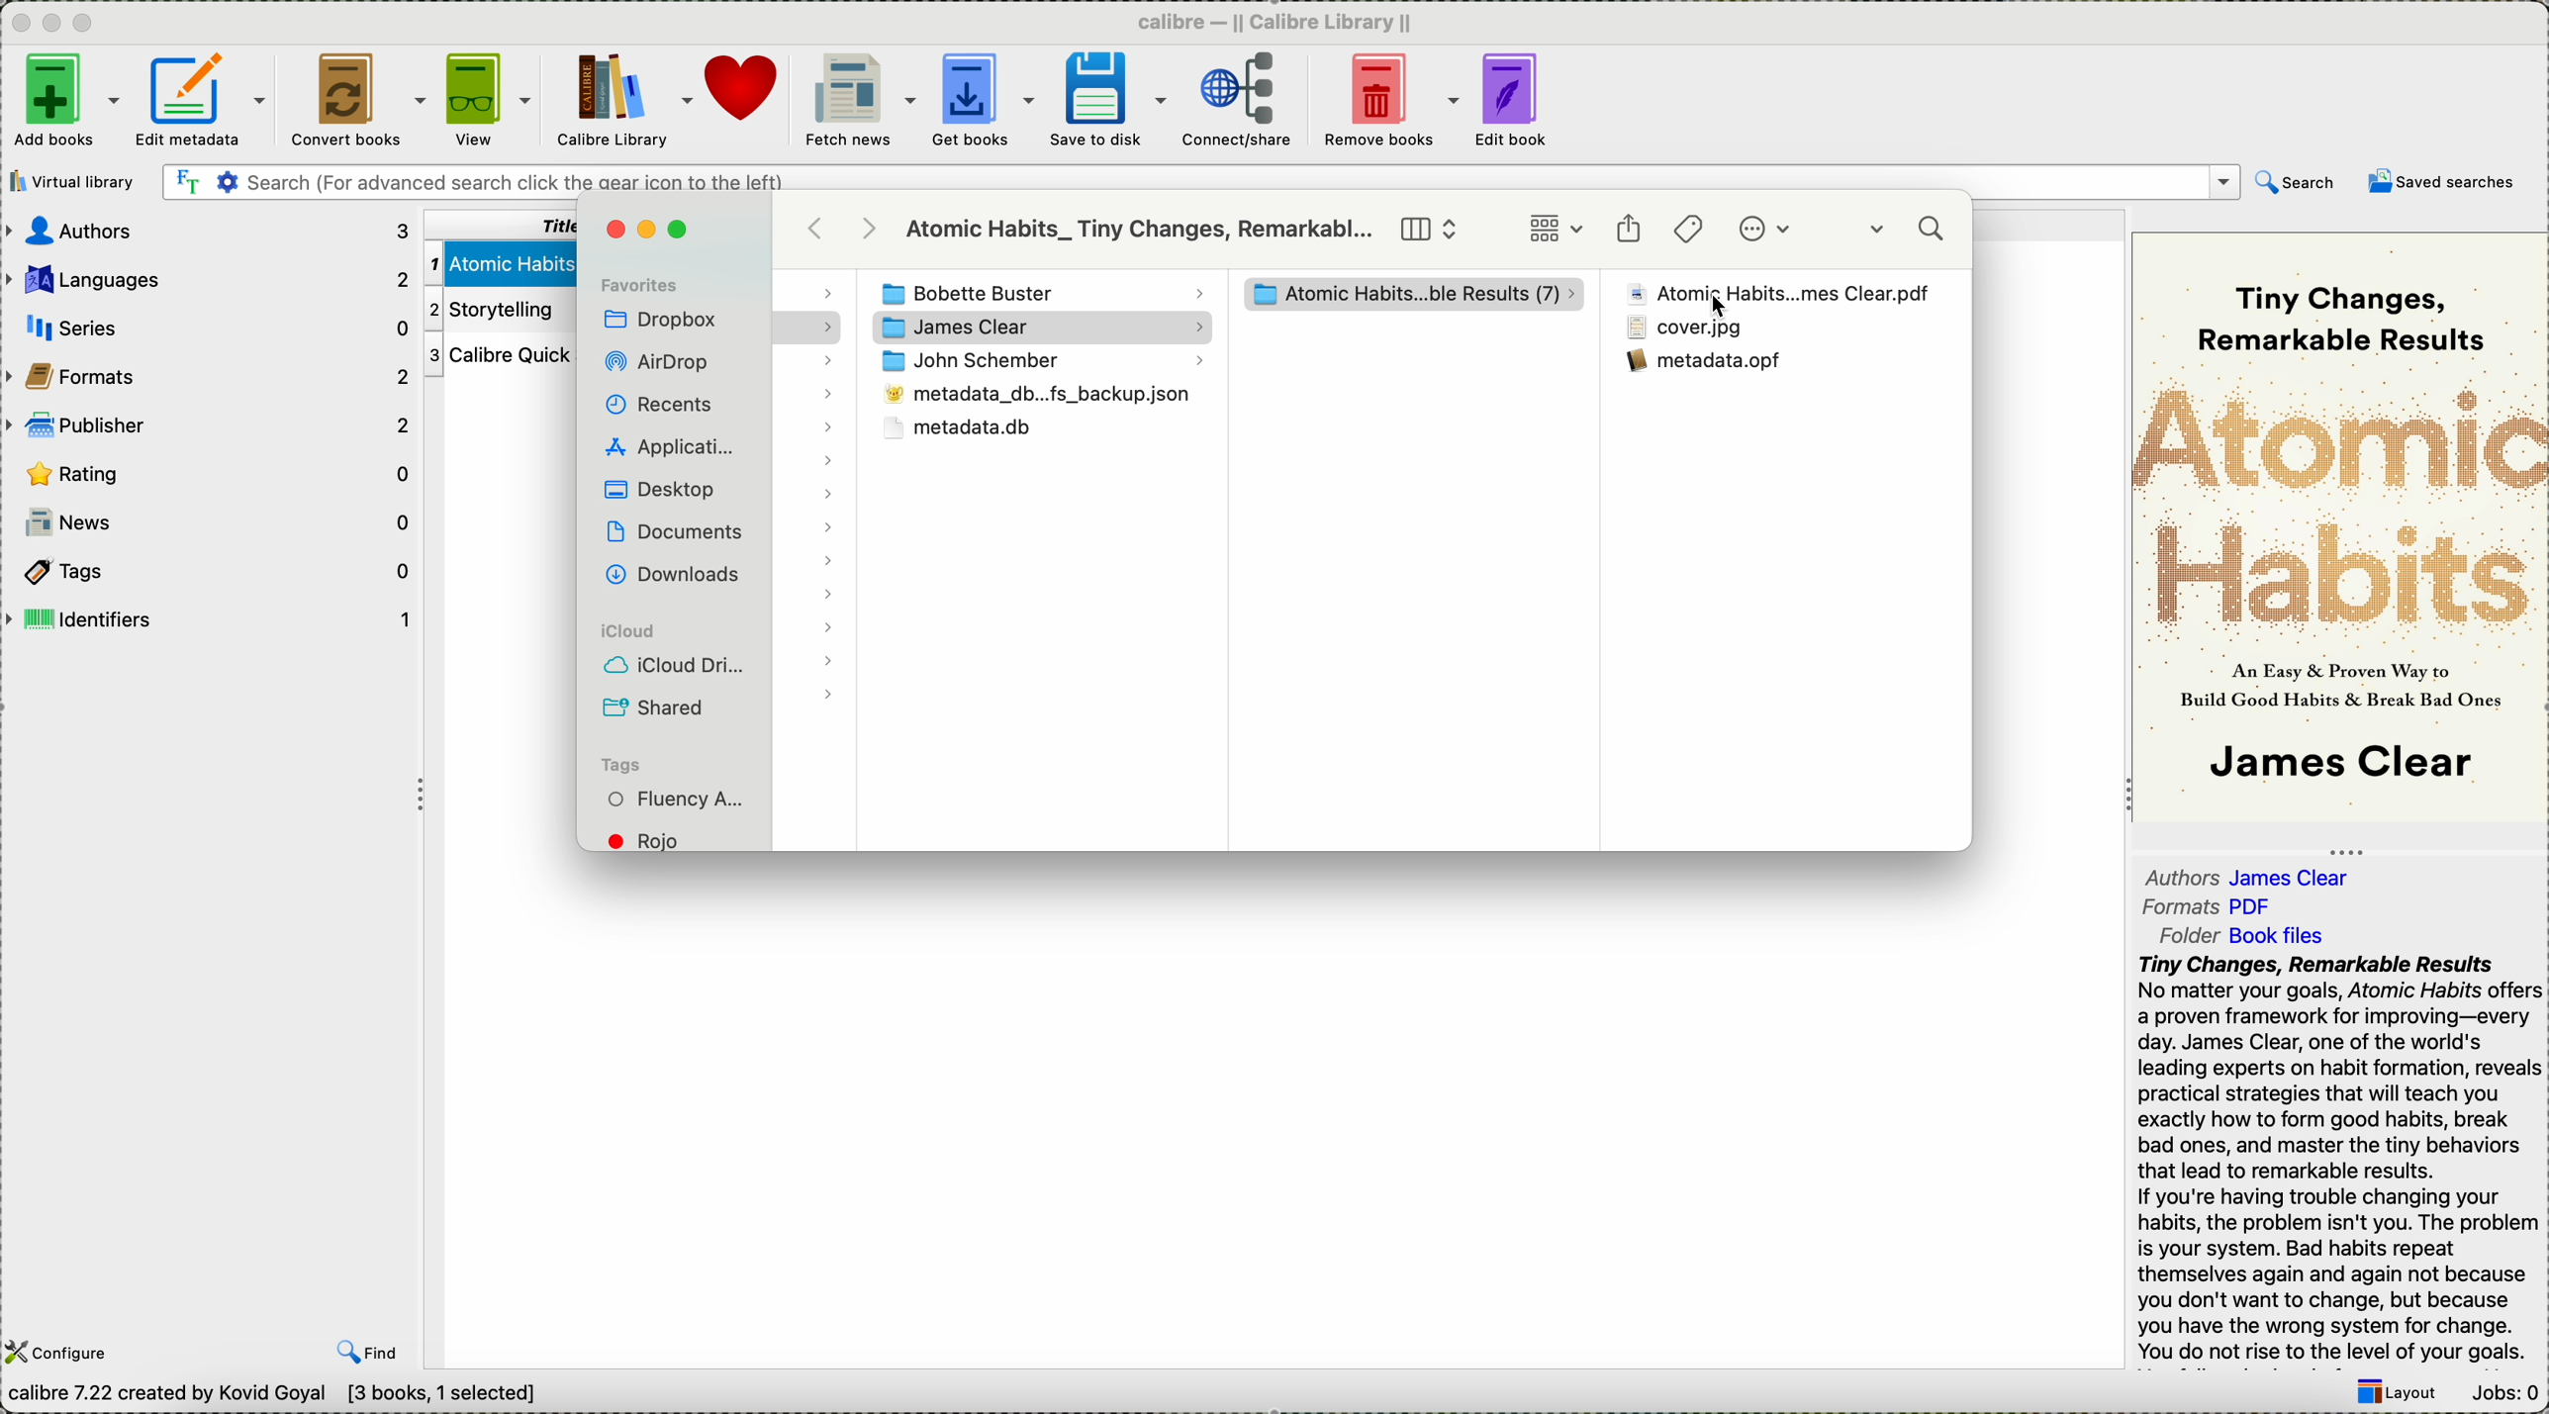 Image resolution: width=2549 pixels, height=1414 pixels. Describe the element at coordinates (662, 363) in the screenshot. I see `AirDrop` at that location.